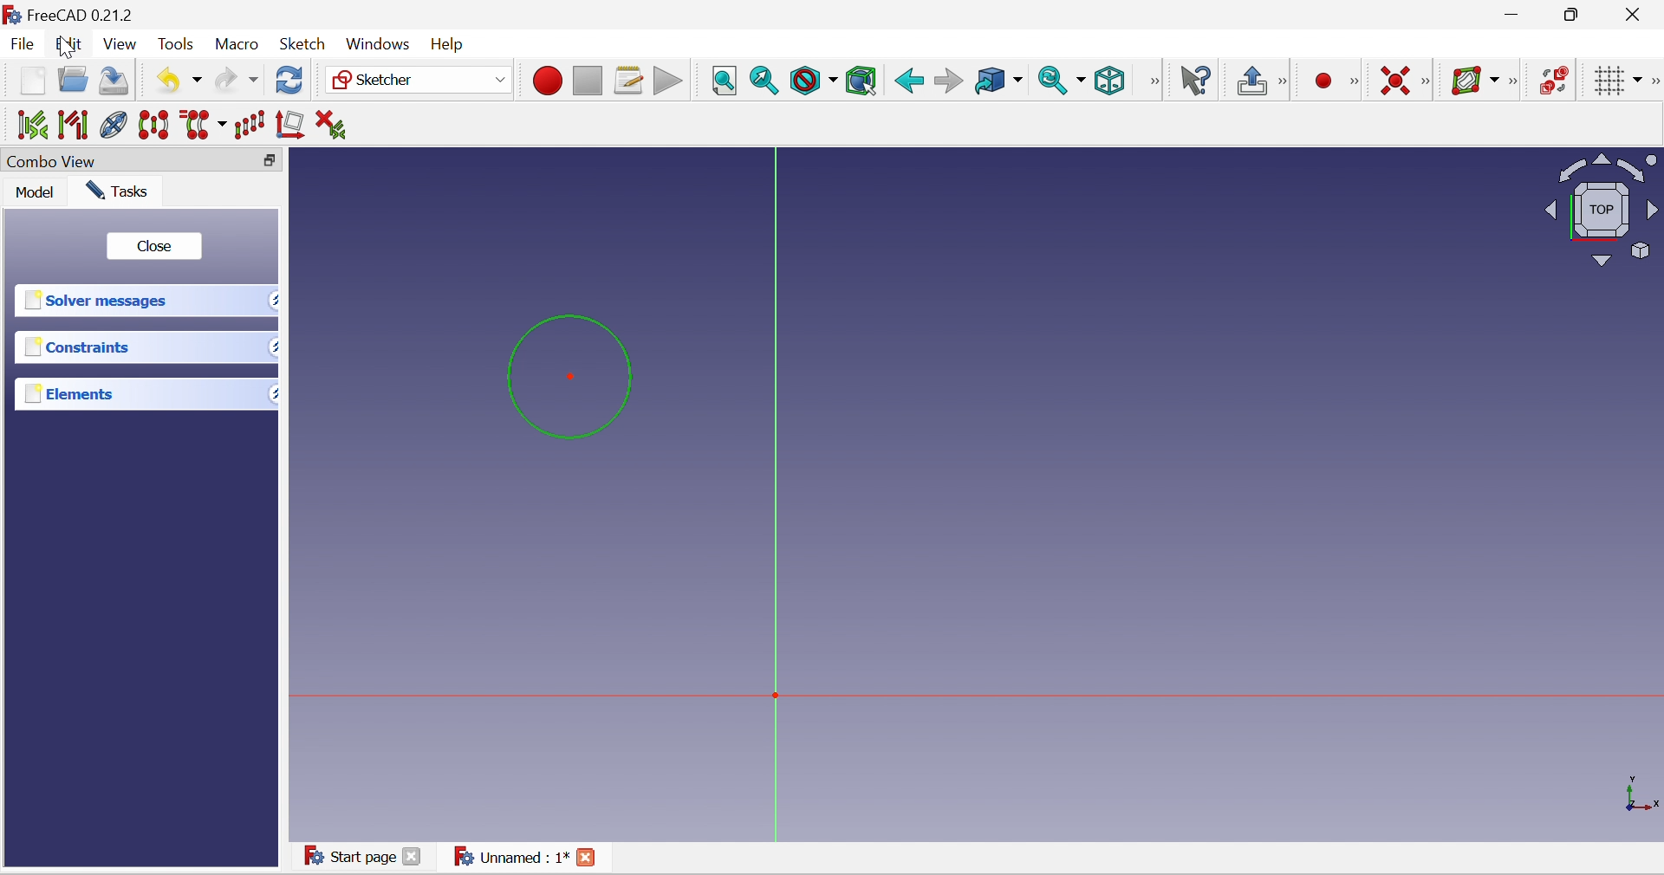 This screenshot has height=875, width=1664. What do you see at coordinates (270, 299) in the screenshot?
I see `Drop down` at bounding box center [270, 299].